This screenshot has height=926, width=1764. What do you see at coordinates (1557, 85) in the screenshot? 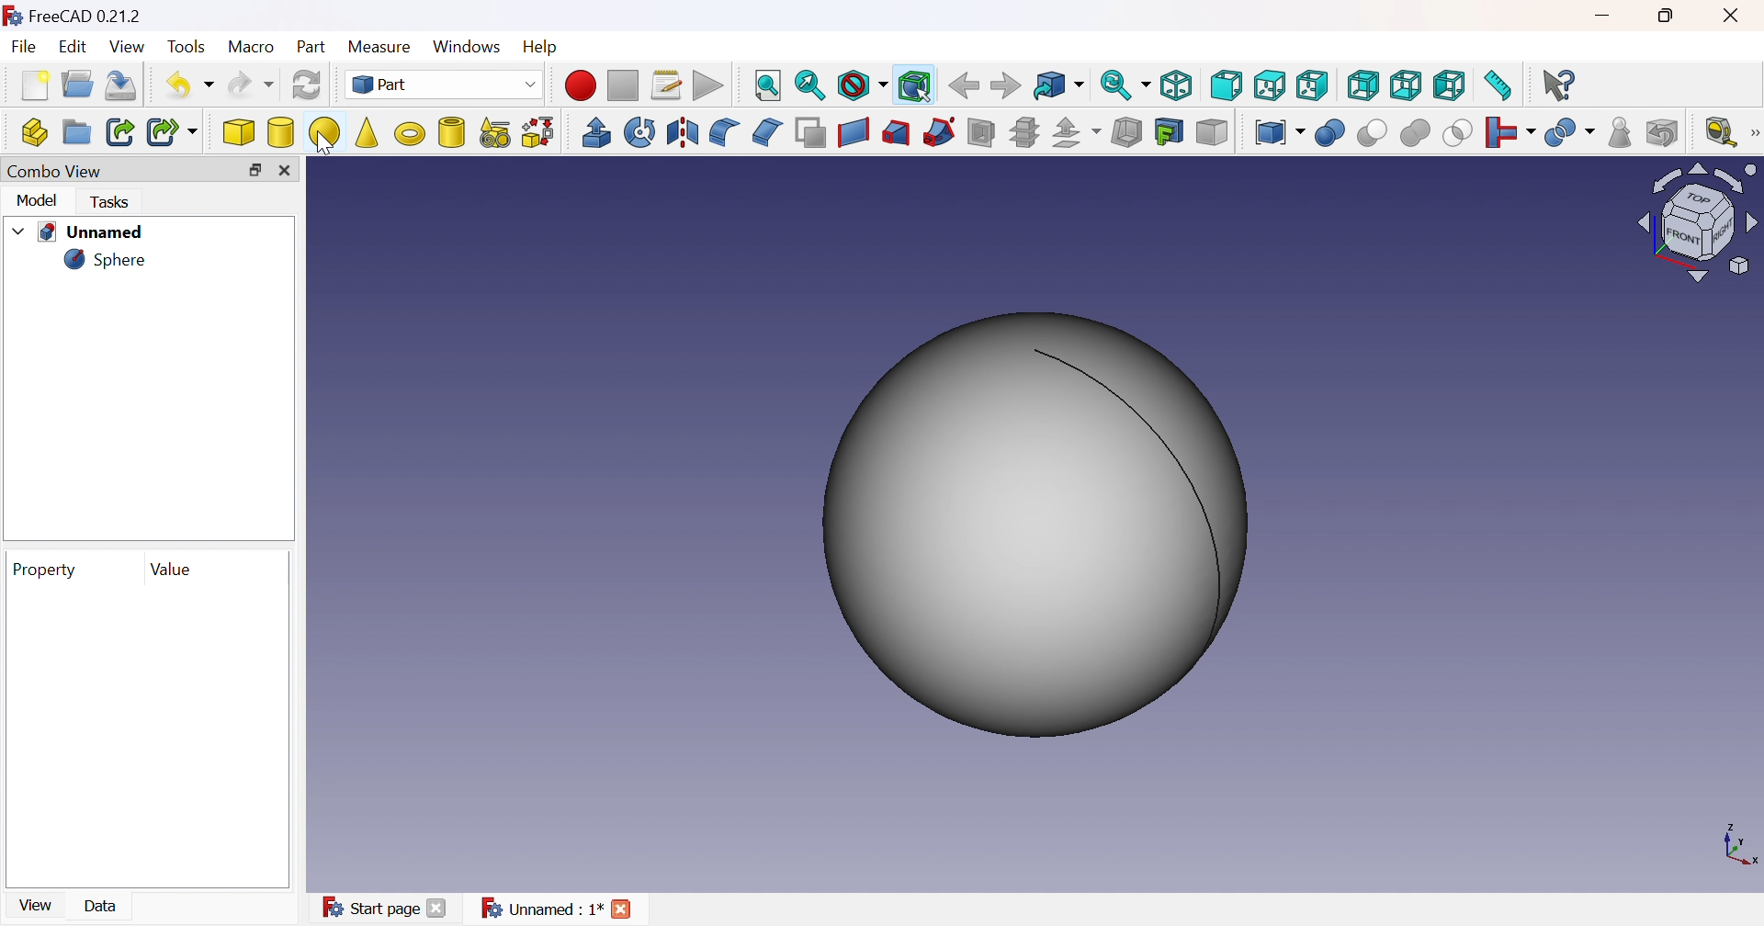
I see `What's this?` at bounding box center [1557, 85].